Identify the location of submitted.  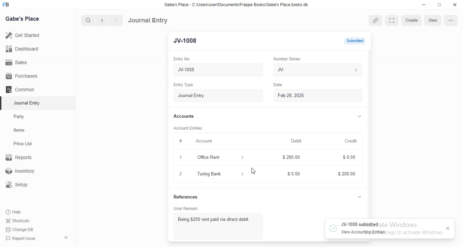
(356, 41).